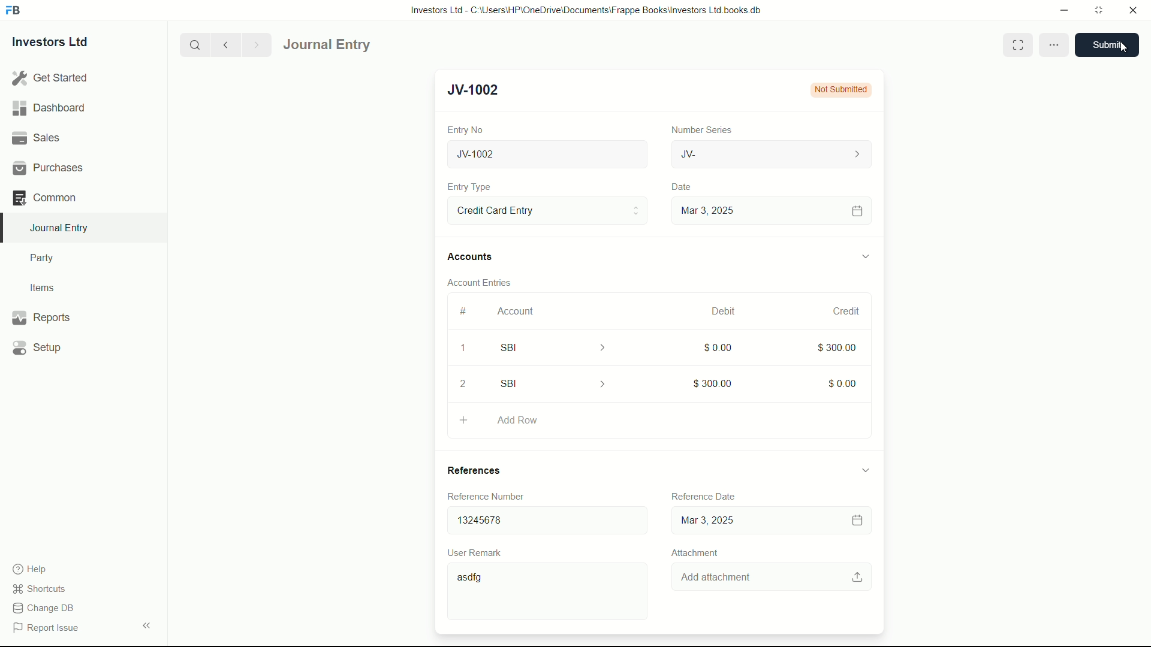  I want to click on dd-mm-yyyy, so click(767, 521).